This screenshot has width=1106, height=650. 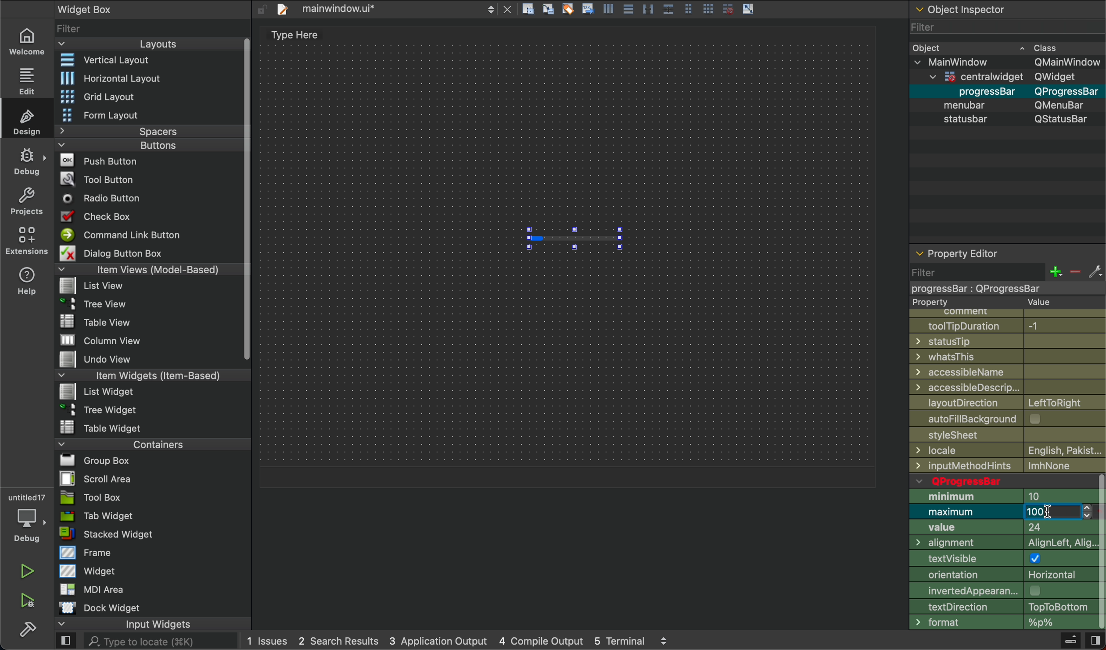 What do you see at coordinates (1057, 514) in the screenshot?
I see `number input` at bounding box center [1057, 514].